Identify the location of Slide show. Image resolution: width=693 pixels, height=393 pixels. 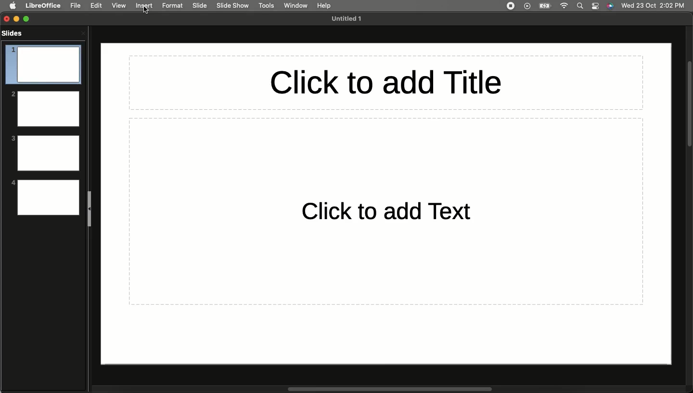
(234, 6).